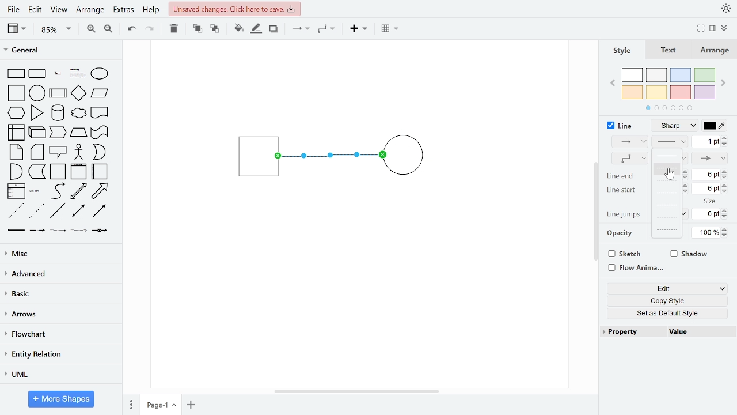  What do you see at coordinates (17, 94) in the screenshot?
I see `square` at bounding box center [17, 94].